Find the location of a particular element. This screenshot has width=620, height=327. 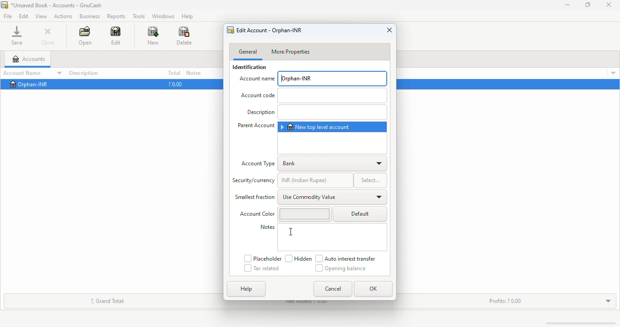

business is located at coordinates (89, 16).